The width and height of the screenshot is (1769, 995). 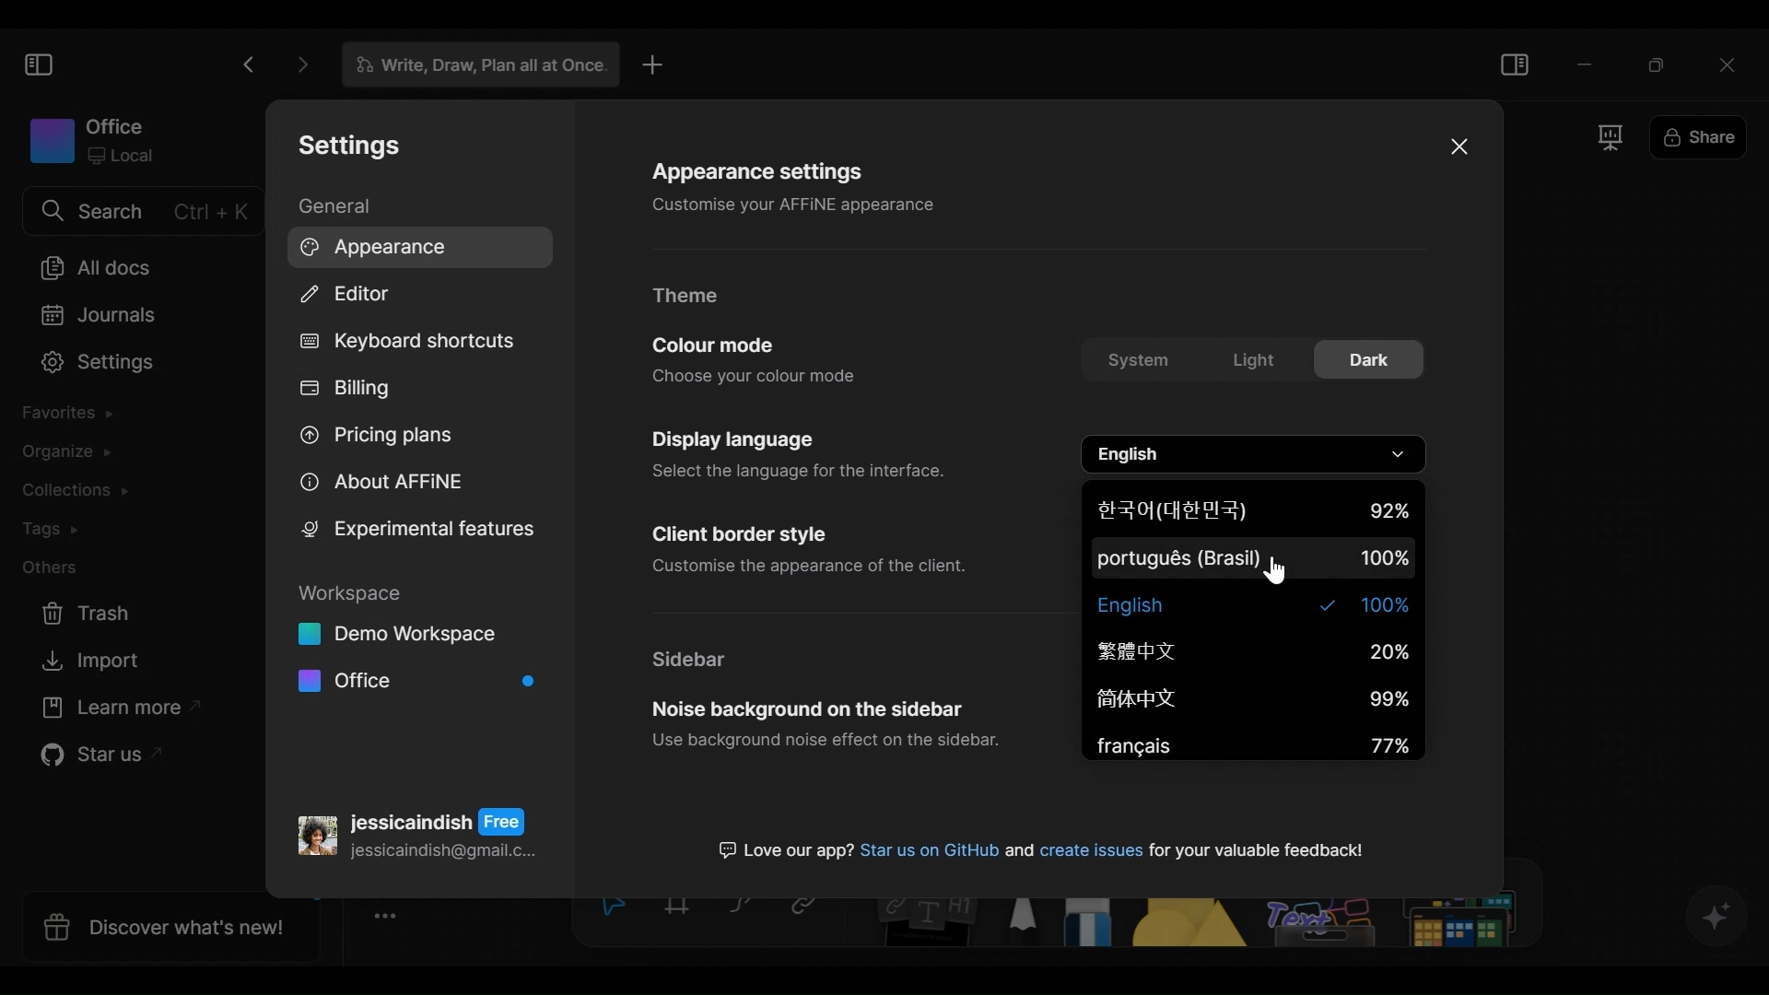 What do you see at coordinates (693, 297) in the screenshot?
I see `Theme` at bounding box center [693, 297].